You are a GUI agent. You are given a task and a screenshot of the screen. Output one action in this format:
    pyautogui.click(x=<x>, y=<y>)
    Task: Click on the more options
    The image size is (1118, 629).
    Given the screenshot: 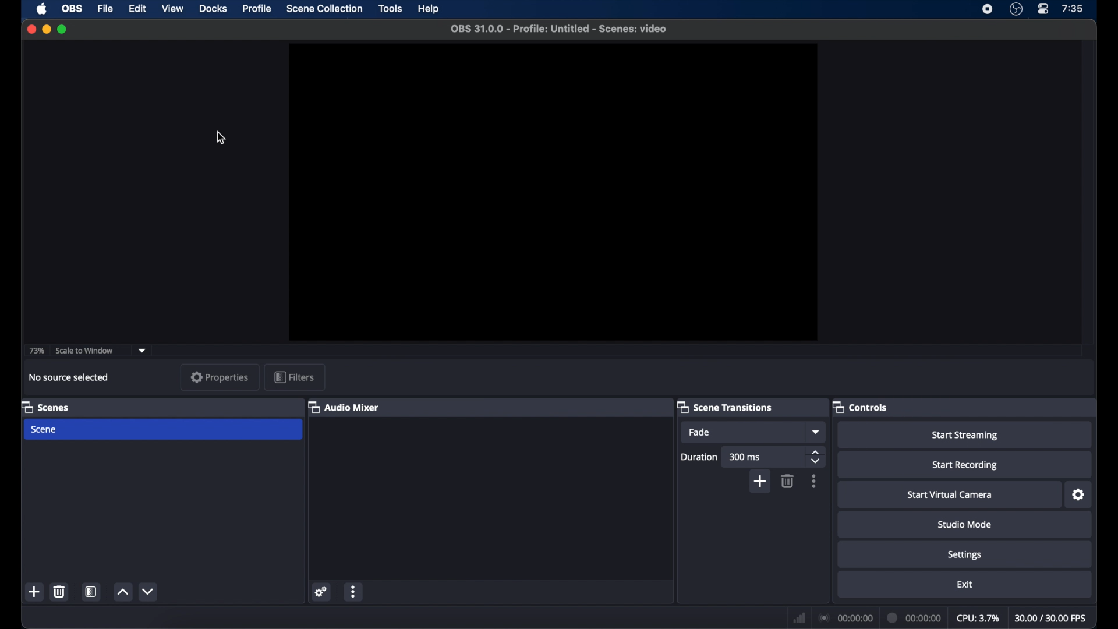 What is the action you would take?
    pyautogui.click(x=355, y=591)
    